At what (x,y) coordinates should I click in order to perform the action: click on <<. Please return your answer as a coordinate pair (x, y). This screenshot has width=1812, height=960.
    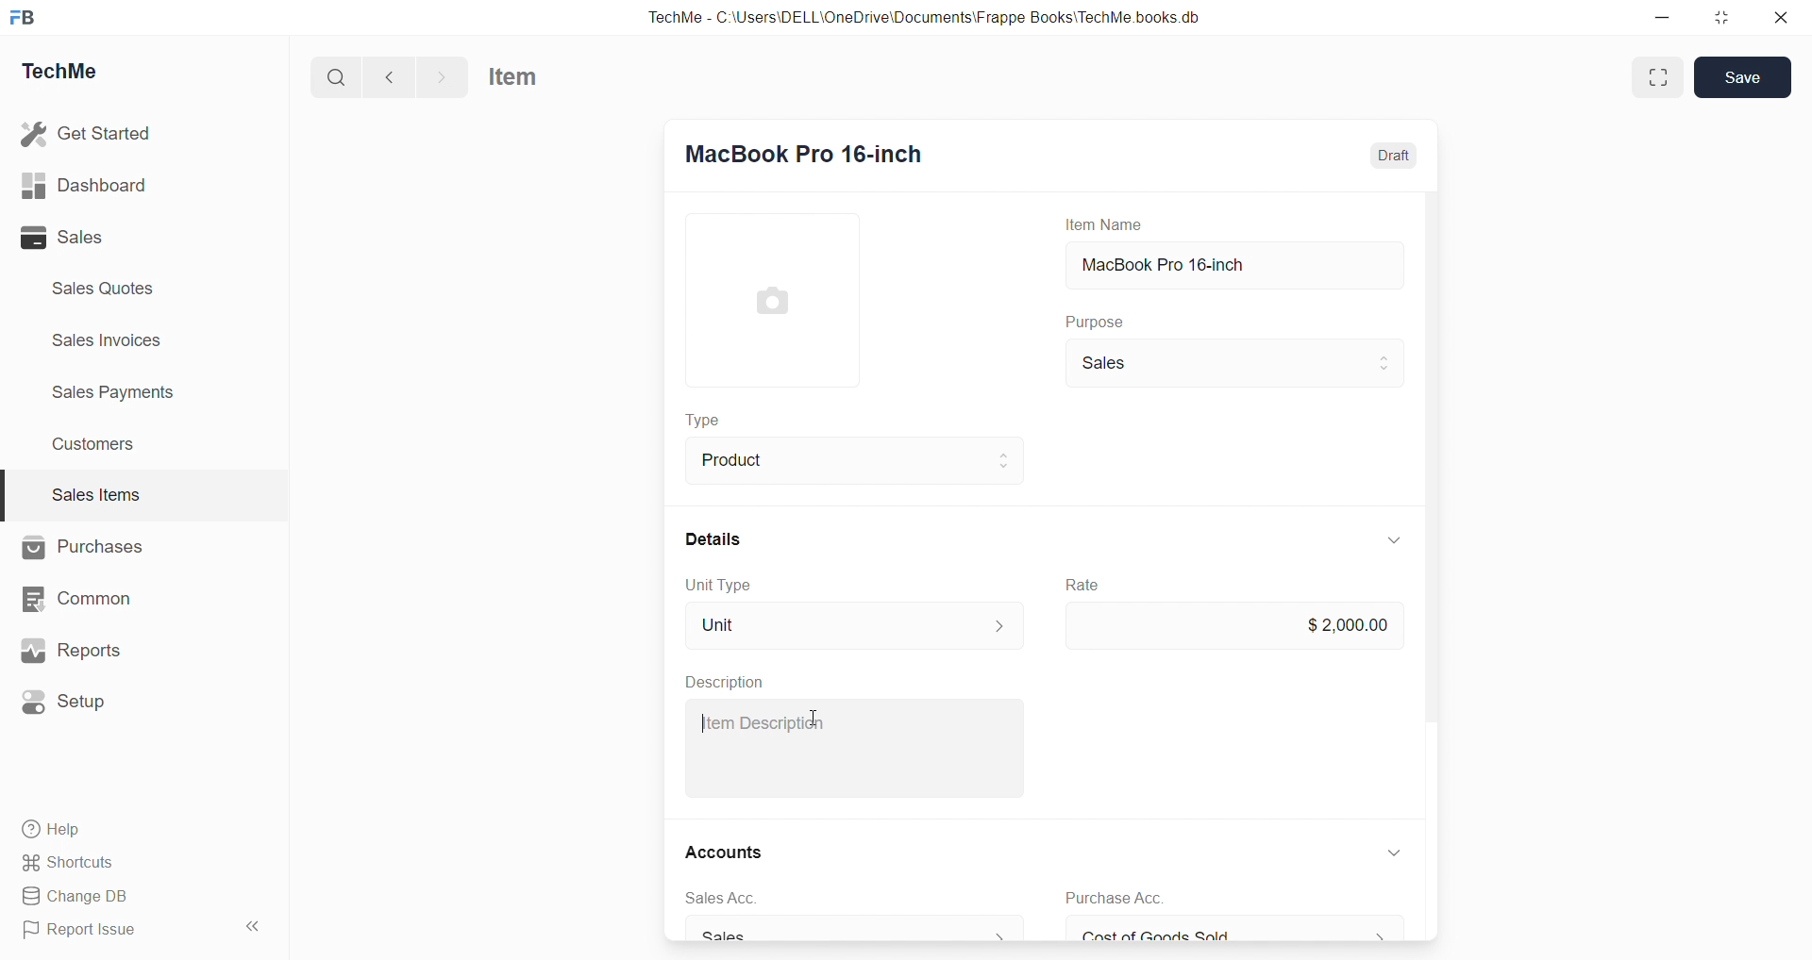
    Looking at the image, I should click on (251, 927).